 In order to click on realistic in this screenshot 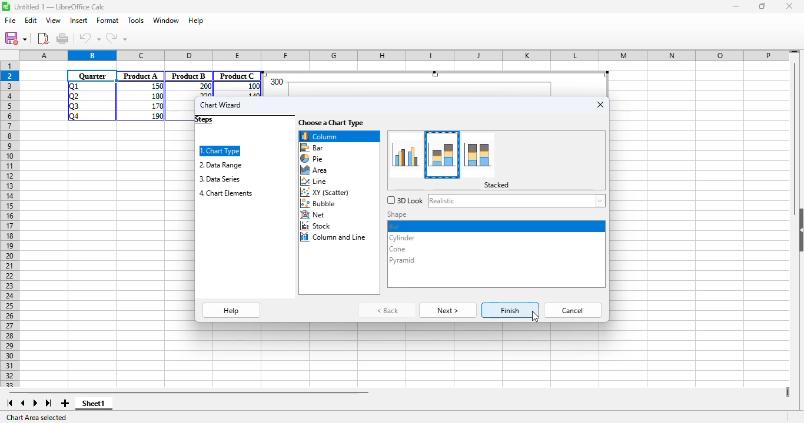, I will do `click(516, 200)`.